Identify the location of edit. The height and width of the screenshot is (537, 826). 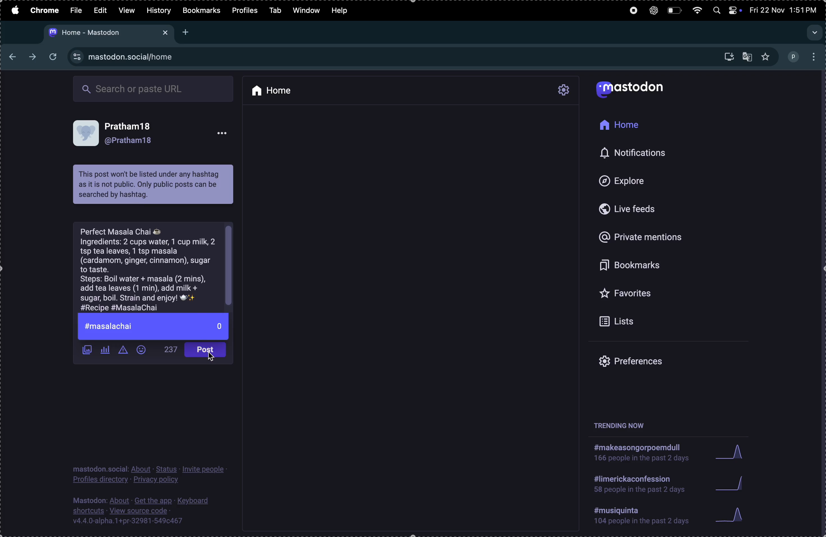
(101, 10).